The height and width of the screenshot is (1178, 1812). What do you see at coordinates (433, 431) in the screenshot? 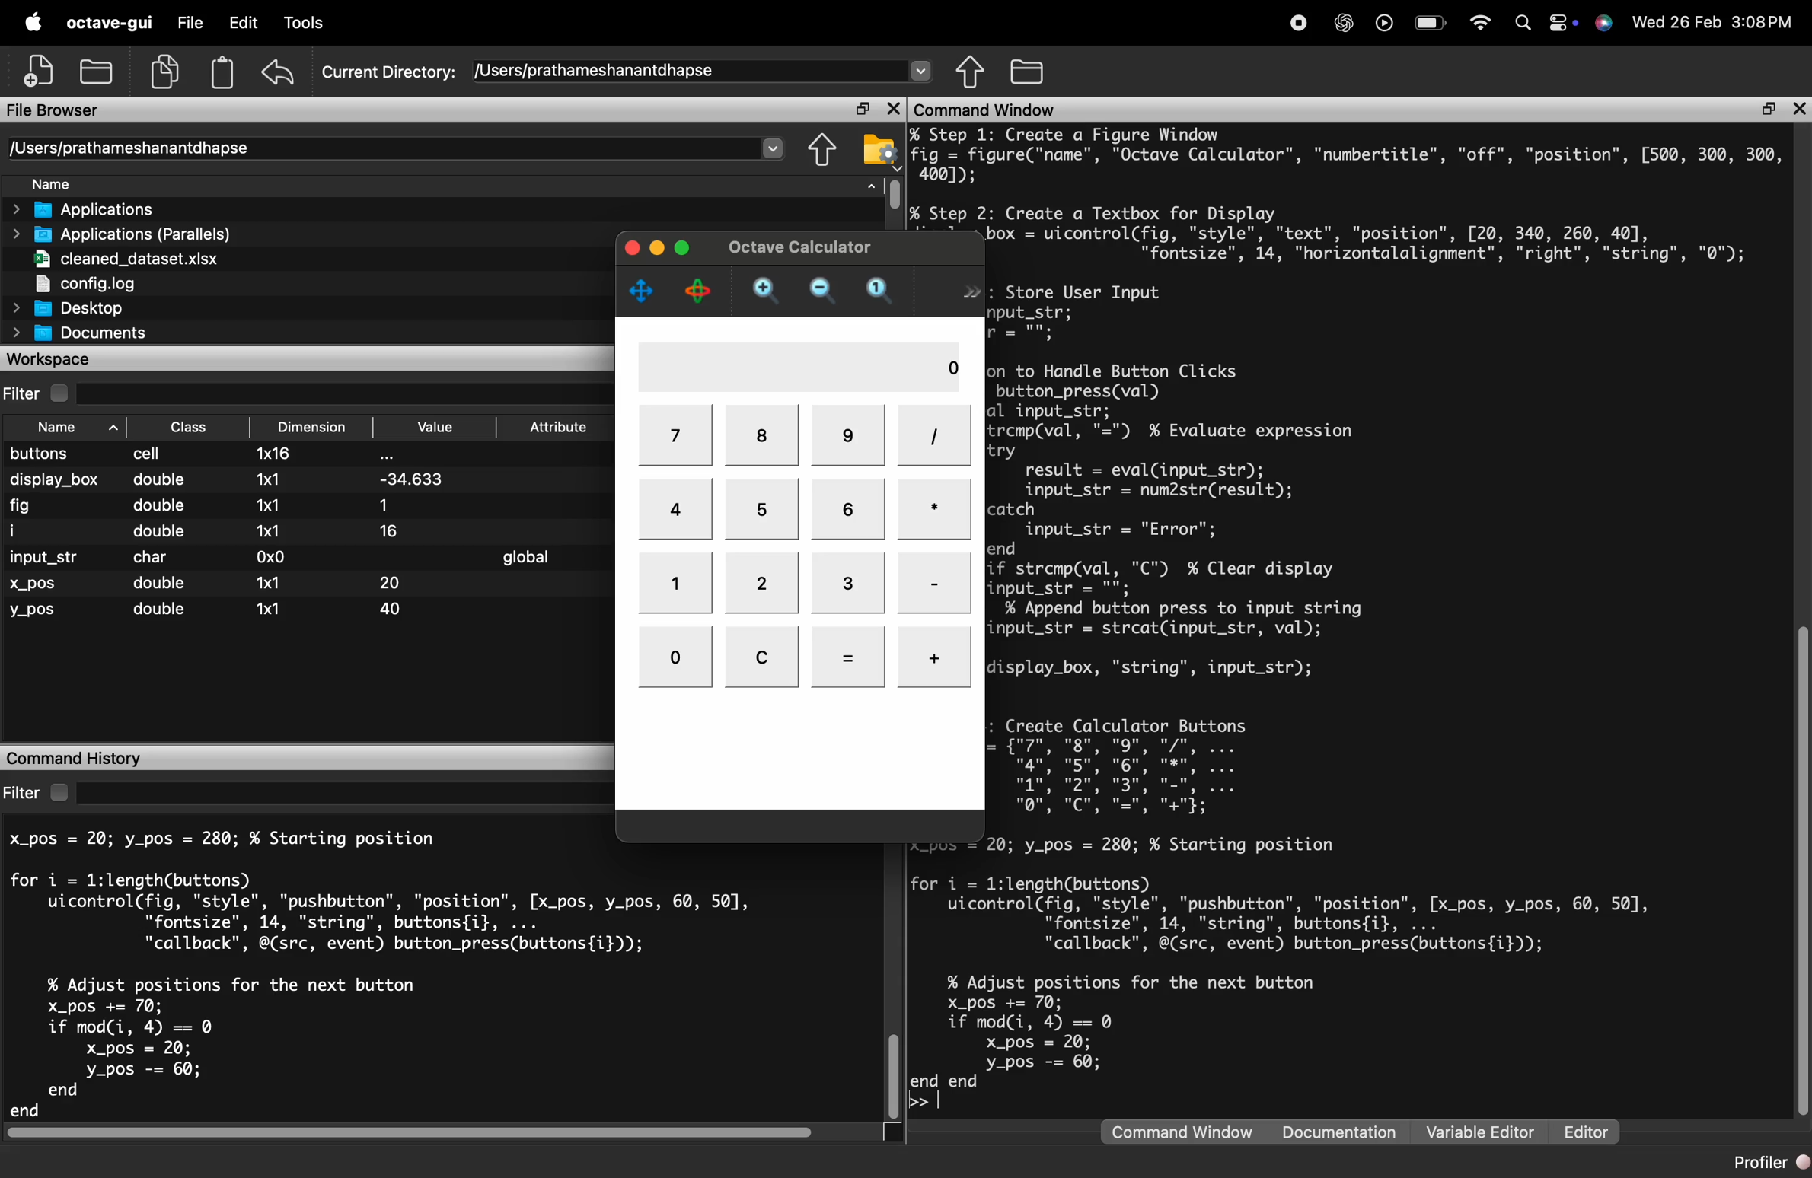
I see `Value` at bounding box center [433, 431].